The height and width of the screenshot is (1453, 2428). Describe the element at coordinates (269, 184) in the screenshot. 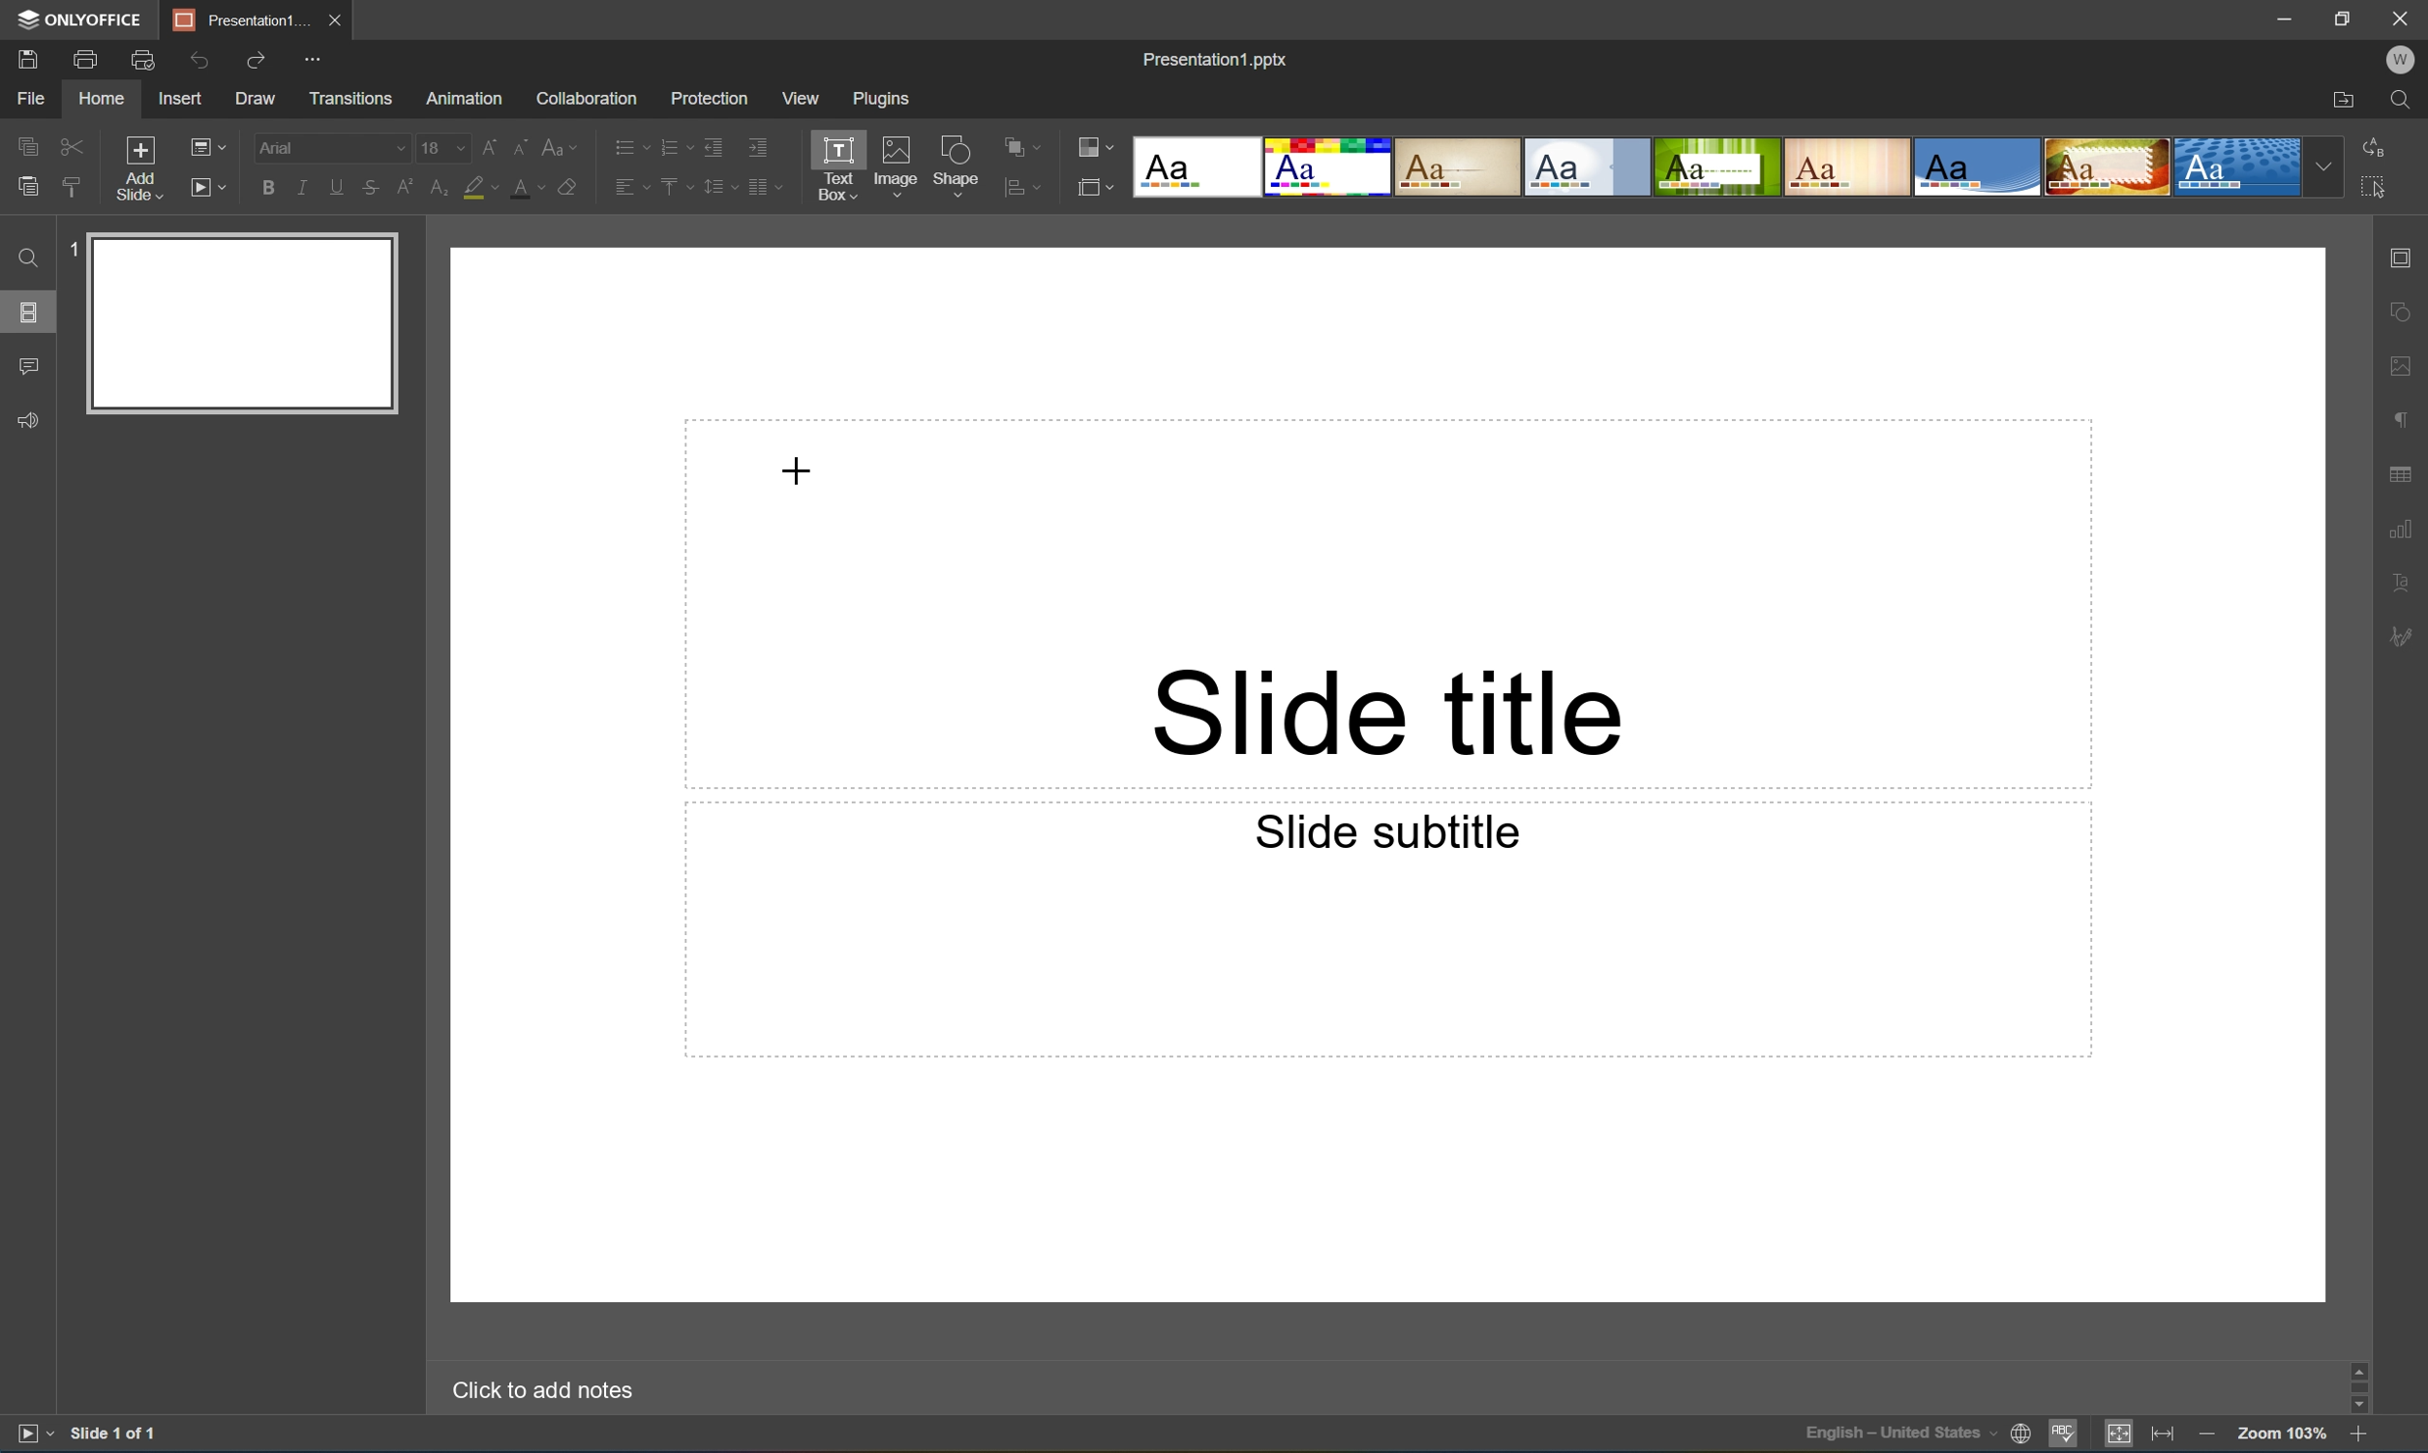

I see `Bold` at that location.